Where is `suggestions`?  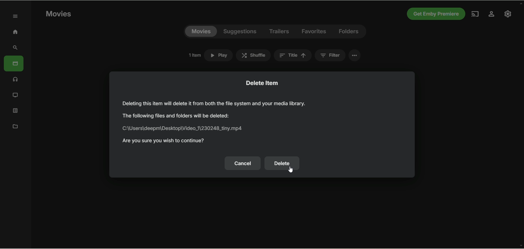 suggestions is located at coordinates (240, 32).